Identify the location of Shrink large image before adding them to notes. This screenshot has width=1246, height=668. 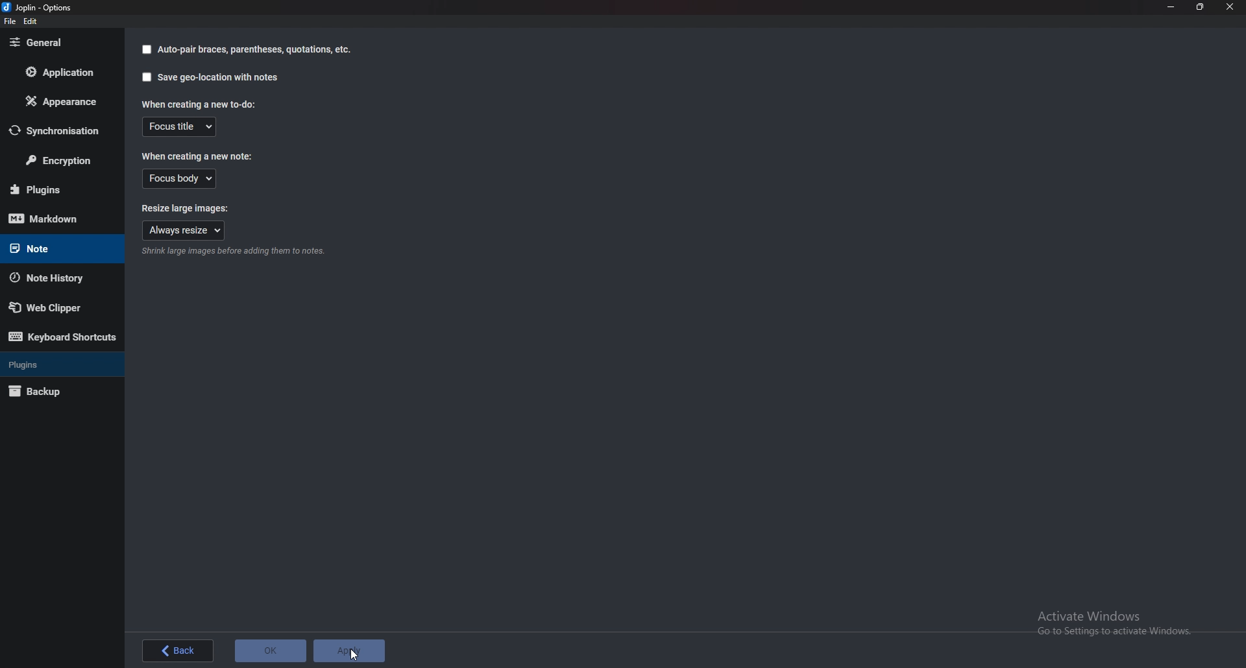
(233, 252).